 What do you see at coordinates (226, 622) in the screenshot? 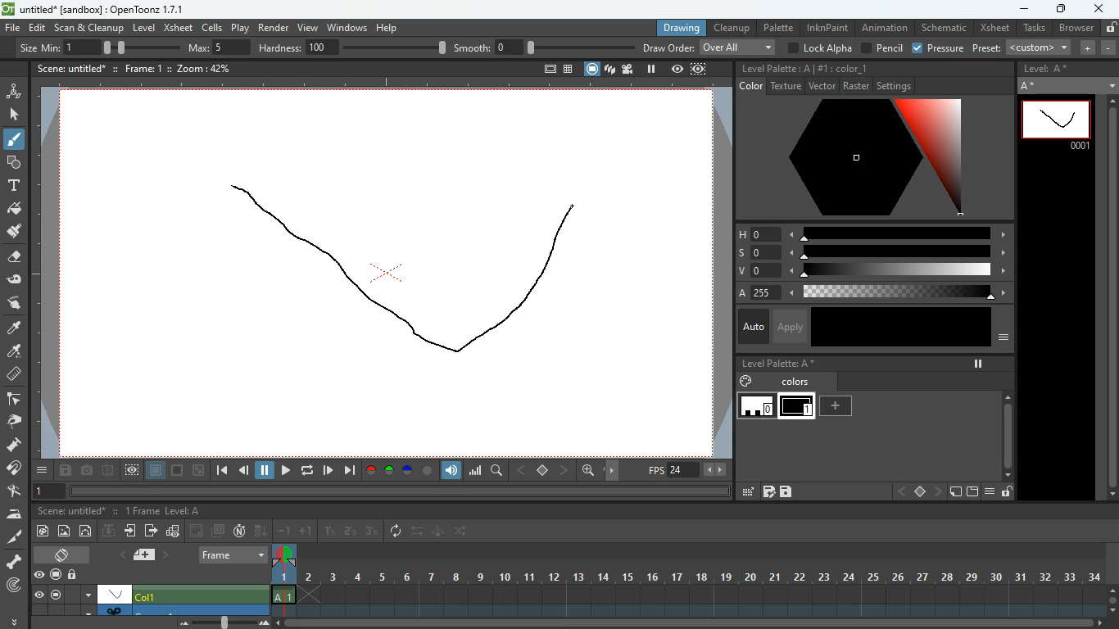
I see `image` at bounding box center [226, 622].